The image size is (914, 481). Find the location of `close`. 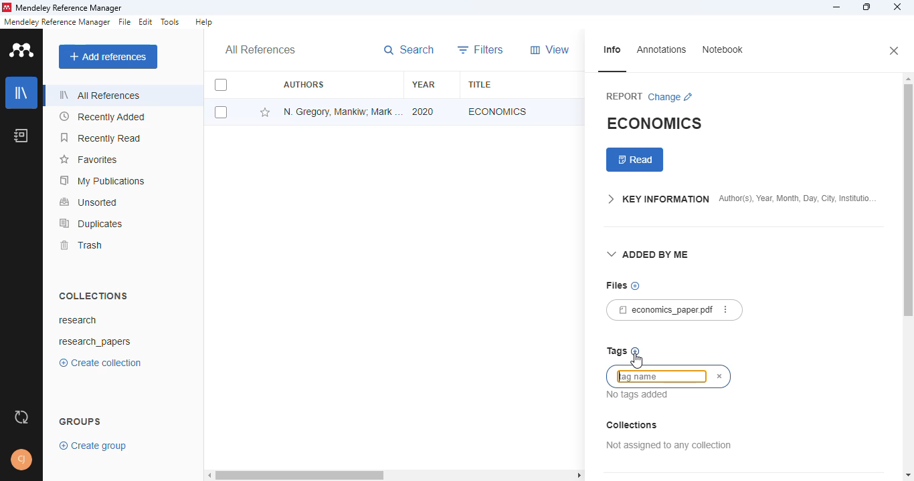

close is located at coordinates (895, 51).